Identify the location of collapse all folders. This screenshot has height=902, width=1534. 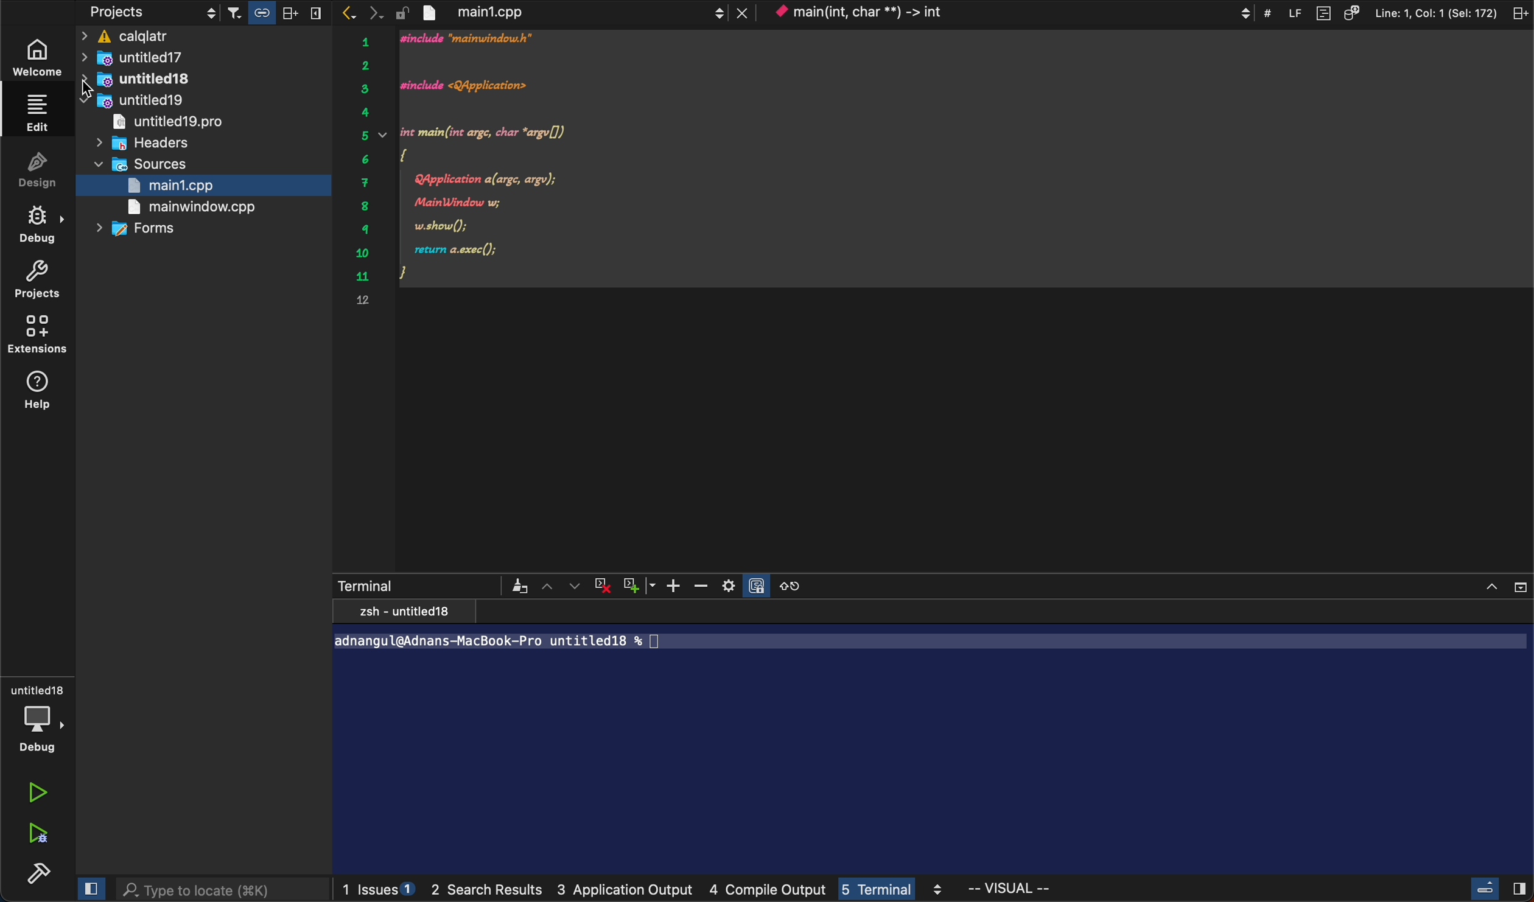
(144, 79).